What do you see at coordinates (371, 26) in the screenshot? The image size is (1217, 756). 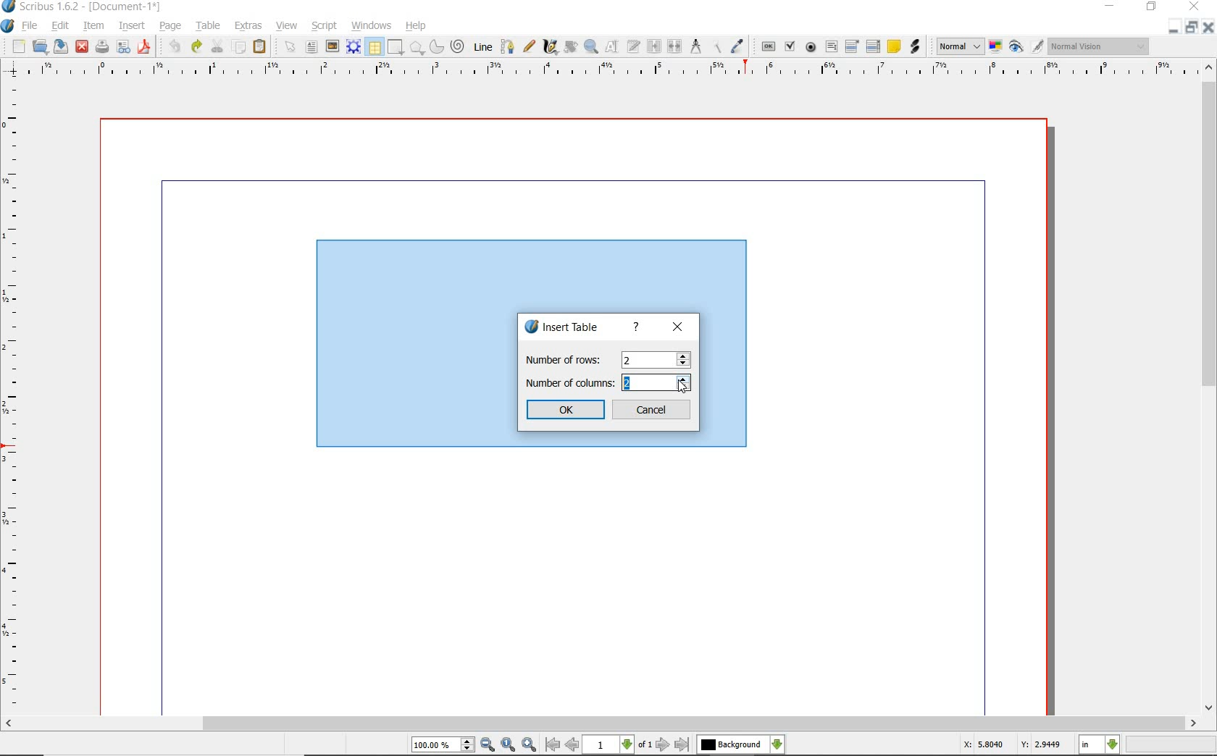 I see `windows` at bounding box center [371, 26].